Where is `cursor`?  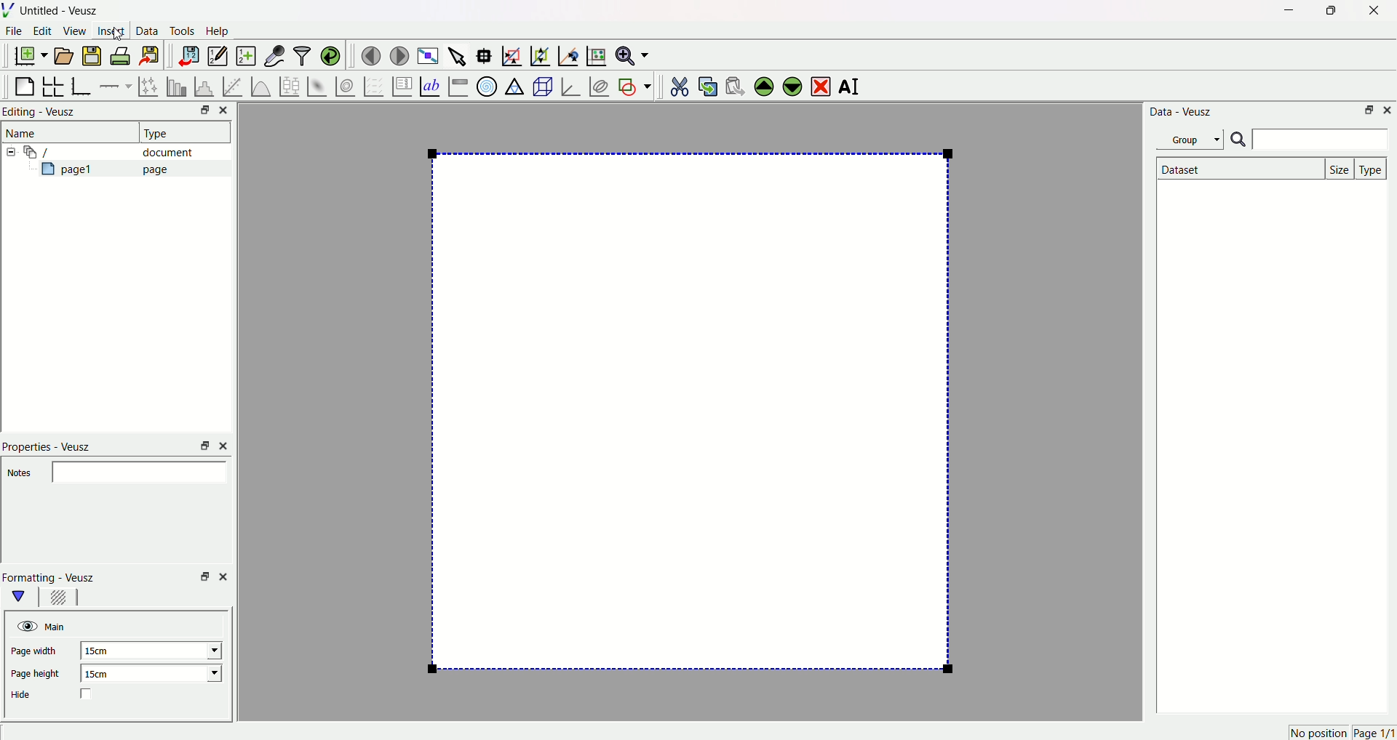 cursor is located at coordinates (119, 36).